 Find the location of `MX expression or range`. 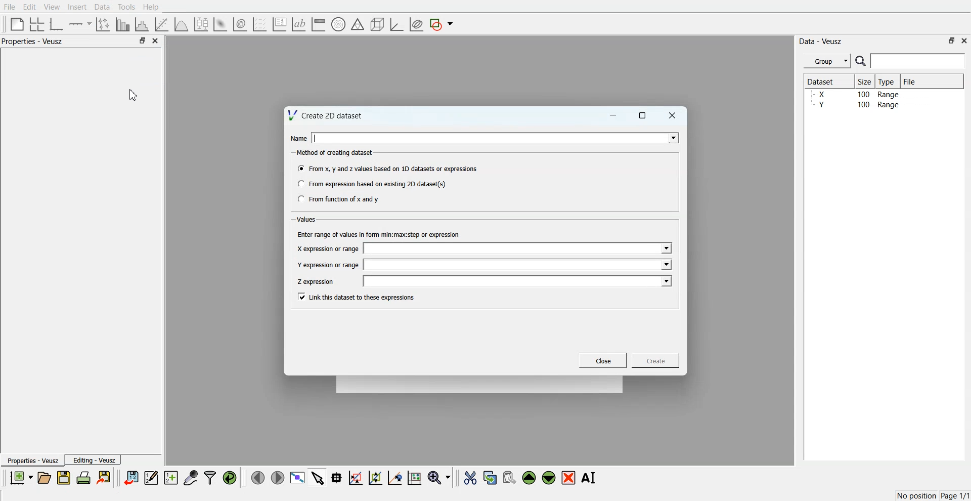

MX expression or range is located at coordinates (328, 248).